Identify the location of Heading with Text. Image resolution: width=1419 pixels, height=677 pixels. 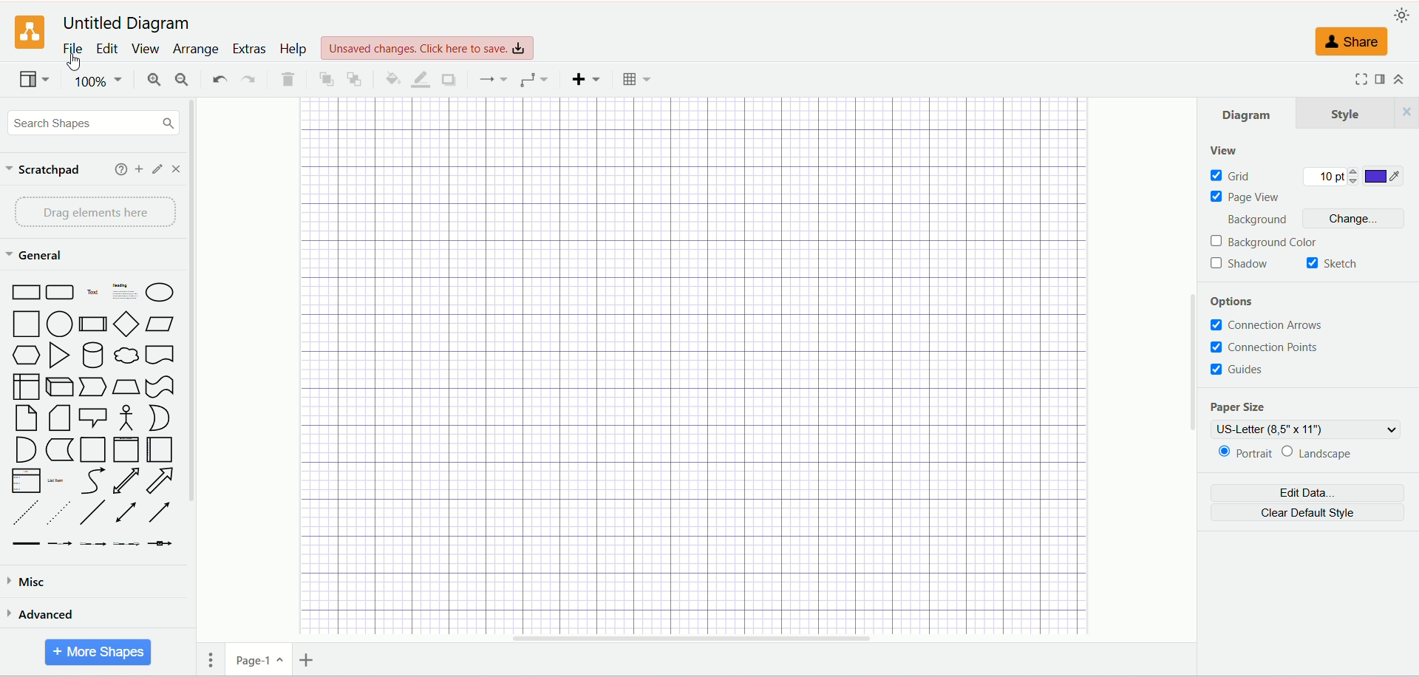
(126, 293).